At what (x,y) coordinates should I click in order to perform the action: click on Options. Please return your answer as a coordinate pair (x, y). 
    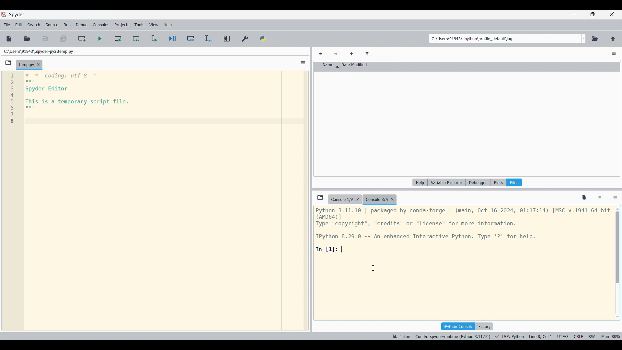
    Looking at the image, I should click on (615, 198).